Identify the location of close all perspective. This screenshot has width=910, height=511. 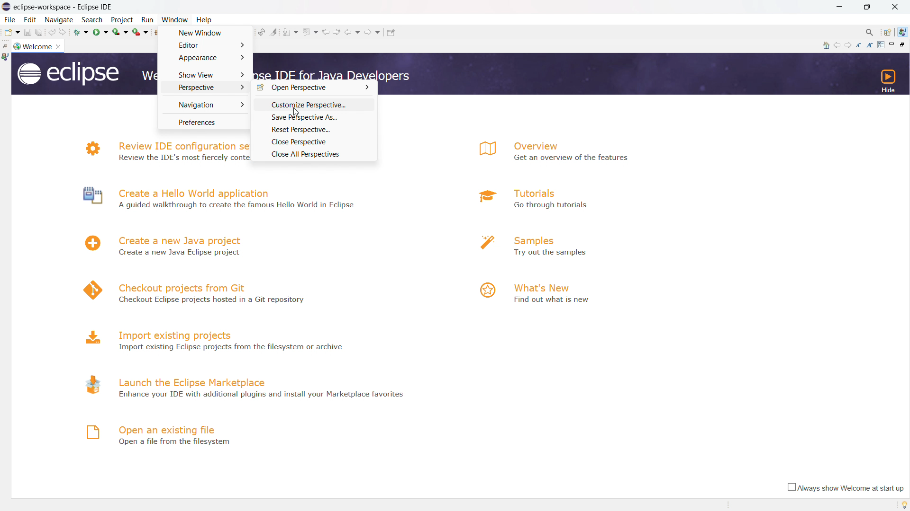
(314, 153).